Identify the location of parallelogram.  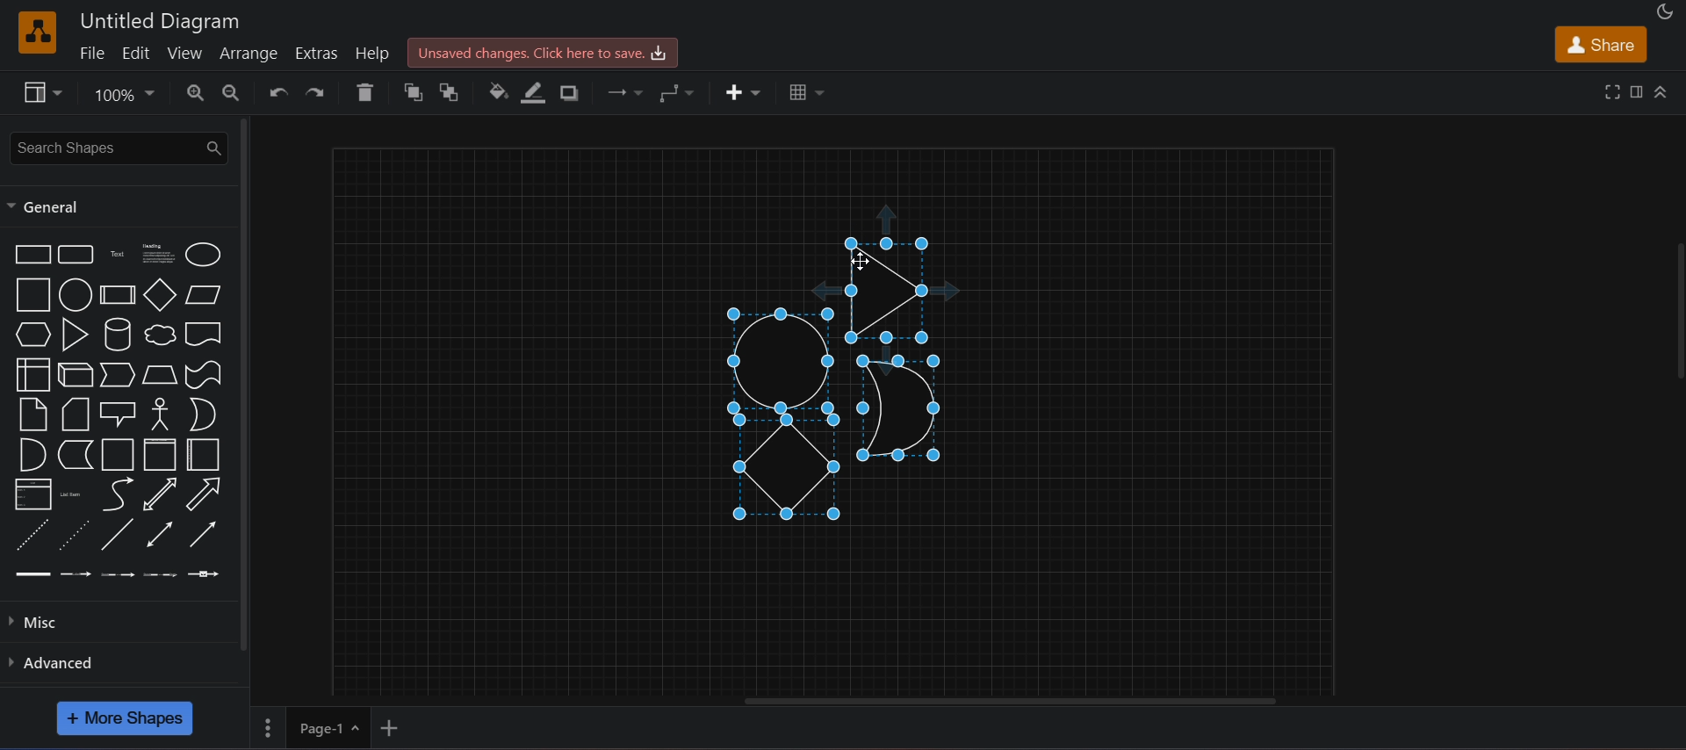
(204, 295).